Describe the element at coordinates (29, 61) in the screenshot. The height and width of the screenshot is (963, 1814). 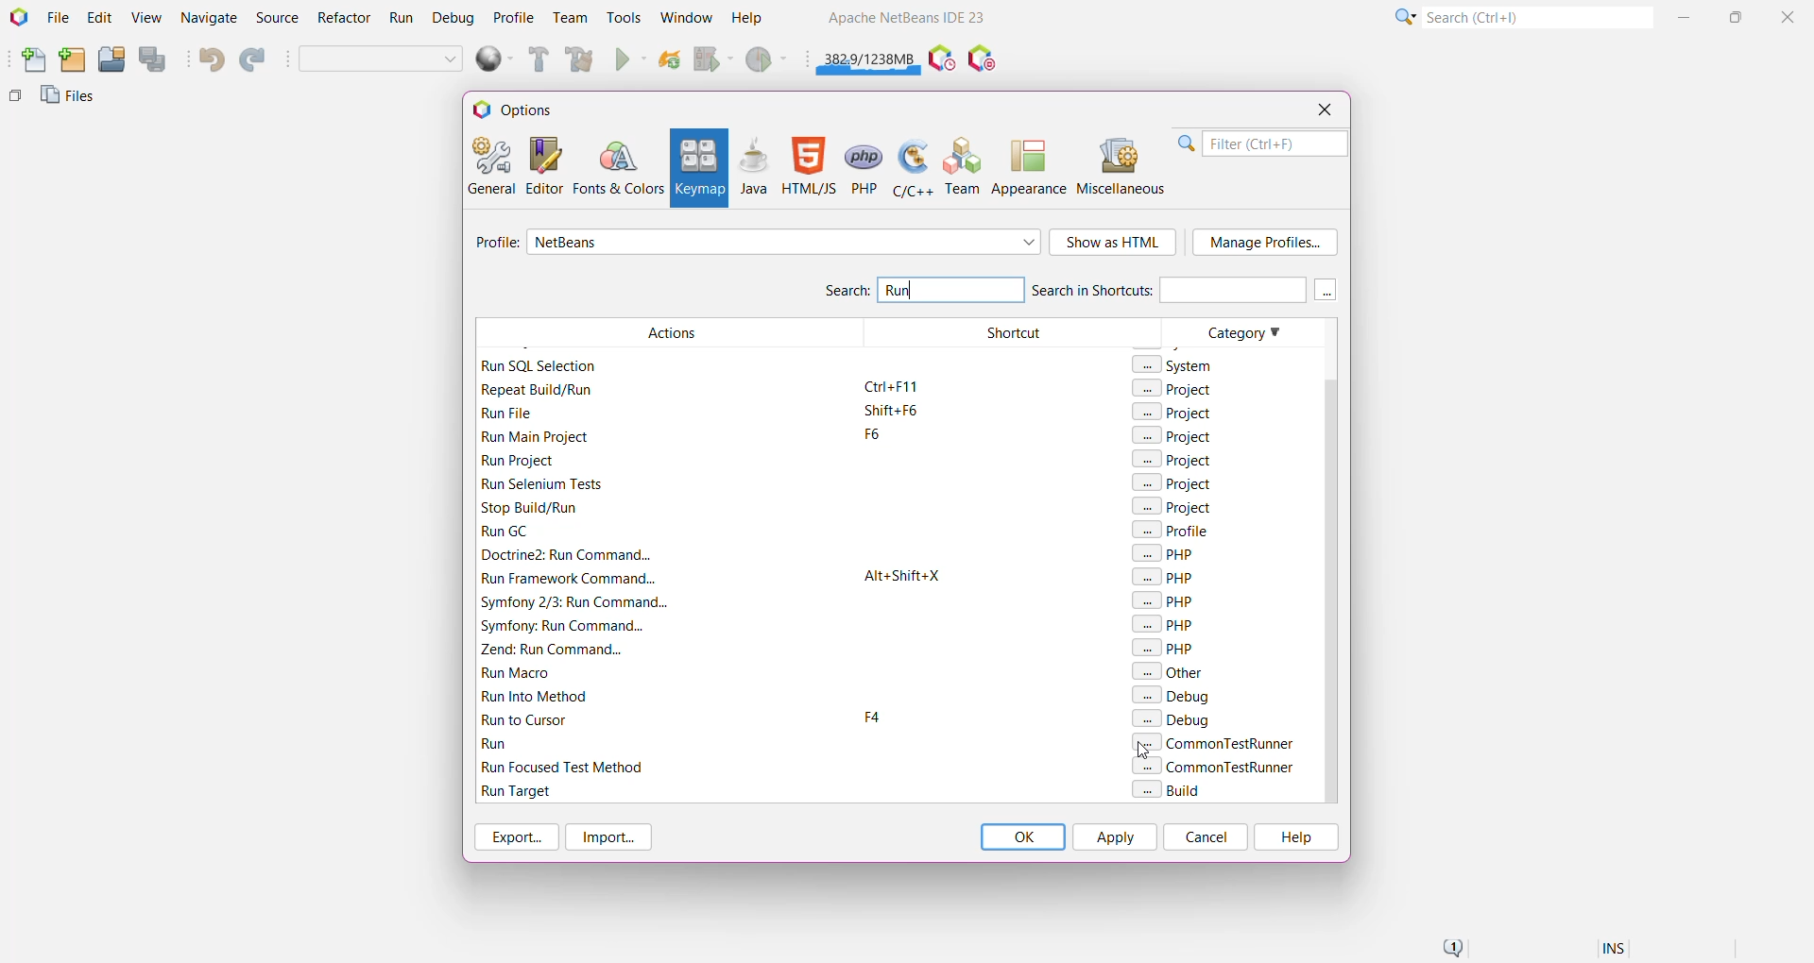
I see `New File` at that location.